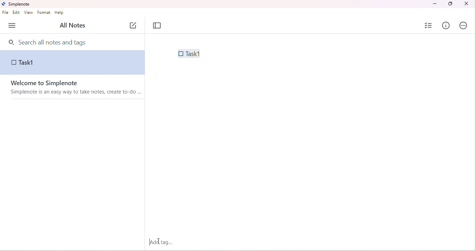  What do you see at coordinates (464, 26) in the screenshot?
I see `actions` at bounding box center [464, 26].